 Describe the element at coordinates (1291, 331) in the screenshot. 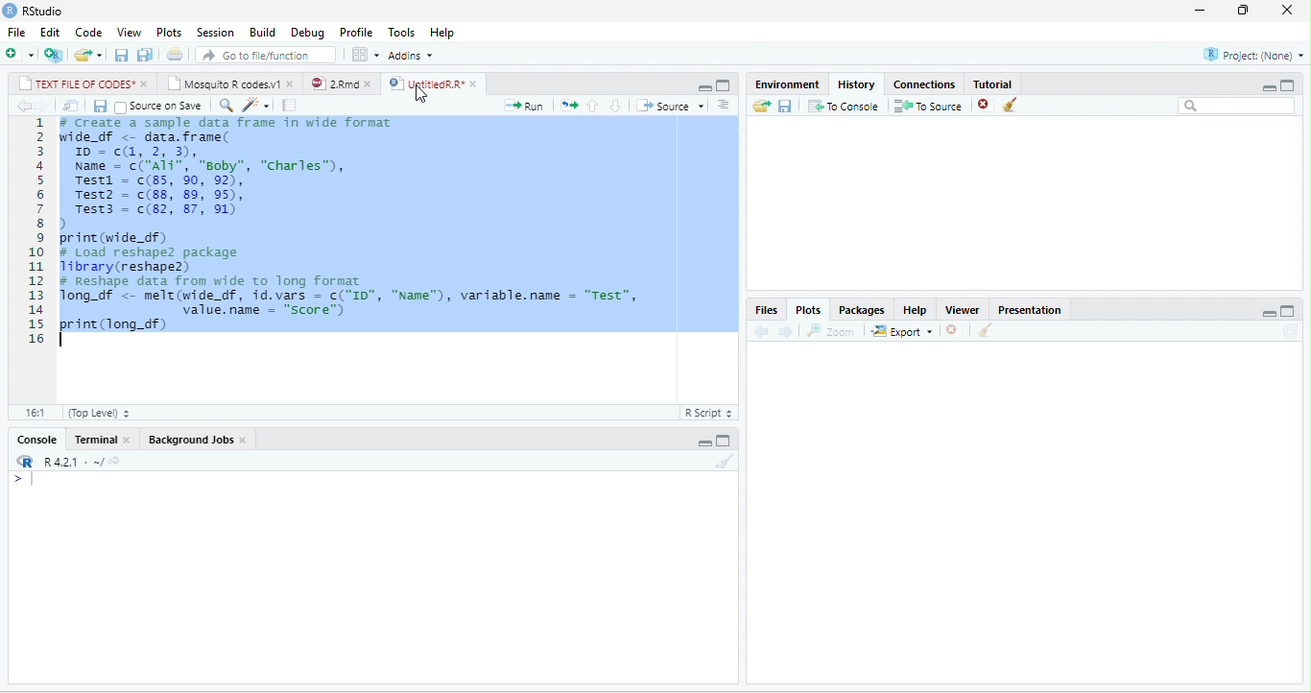

I see `refresh` at that location.